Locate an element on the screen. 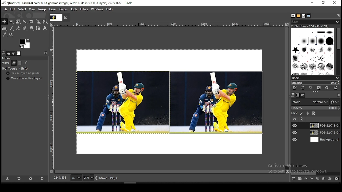 Image resolution: width=342 pixels, height=192 pixels. units is located at coordinates (76, 178).